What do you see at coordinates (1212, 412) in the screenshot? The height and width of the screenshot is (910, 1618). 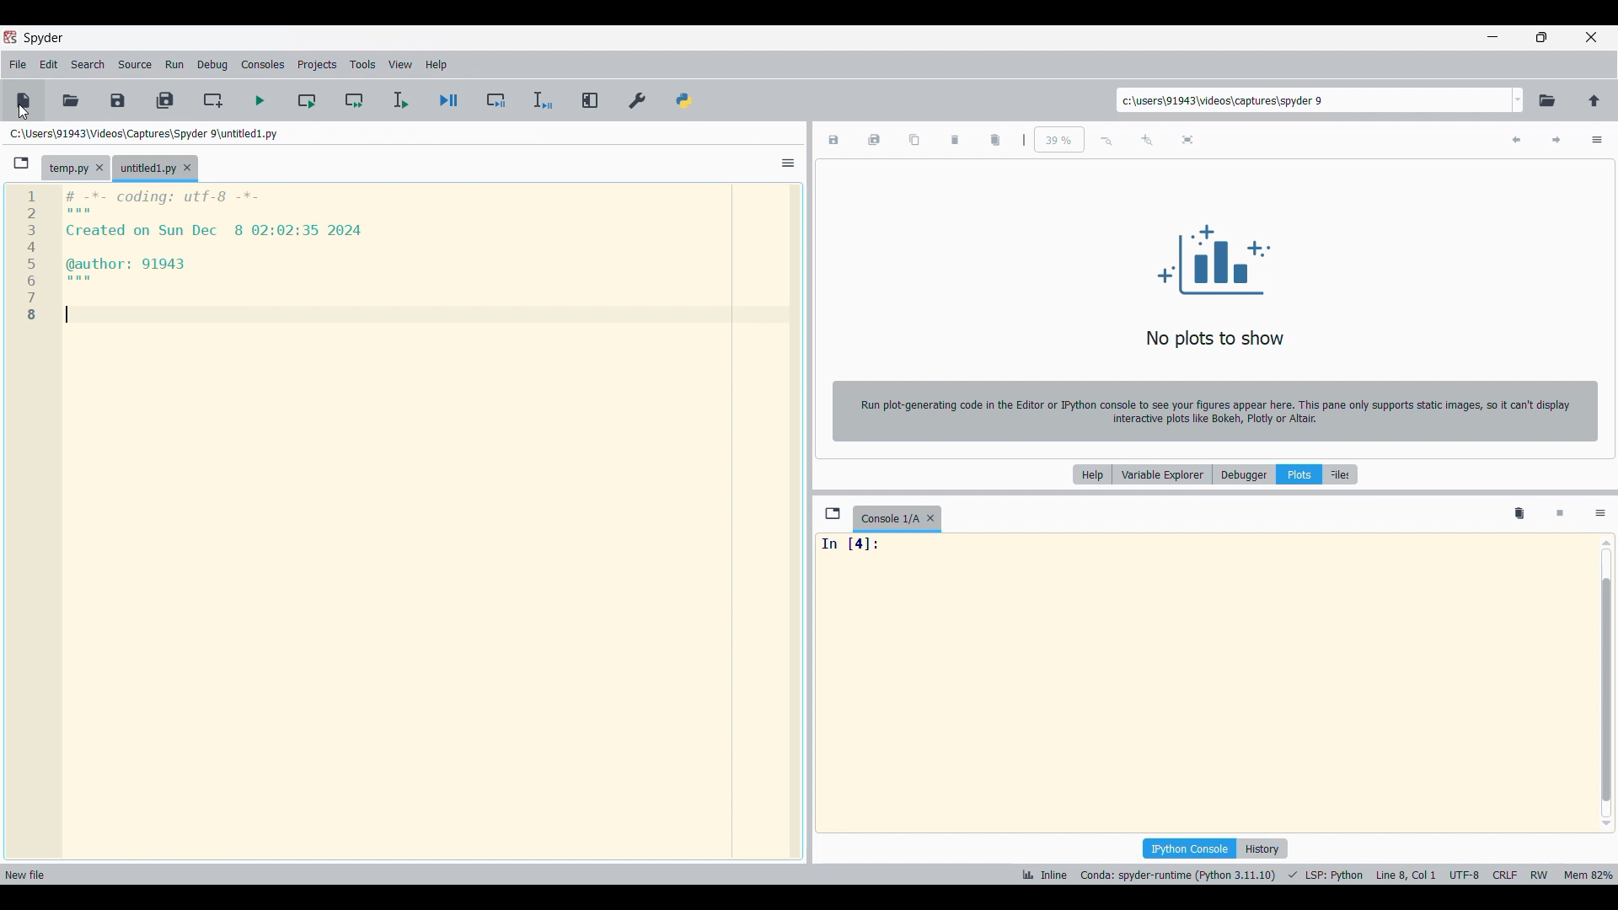 I see `Run plot-generating code in the Editor or IPython console to see your figures appear here. This pane only supports static images, so it can't display
interactive plots like Bokeh, Plotly or Altair` at bounding box center [1212, 412].